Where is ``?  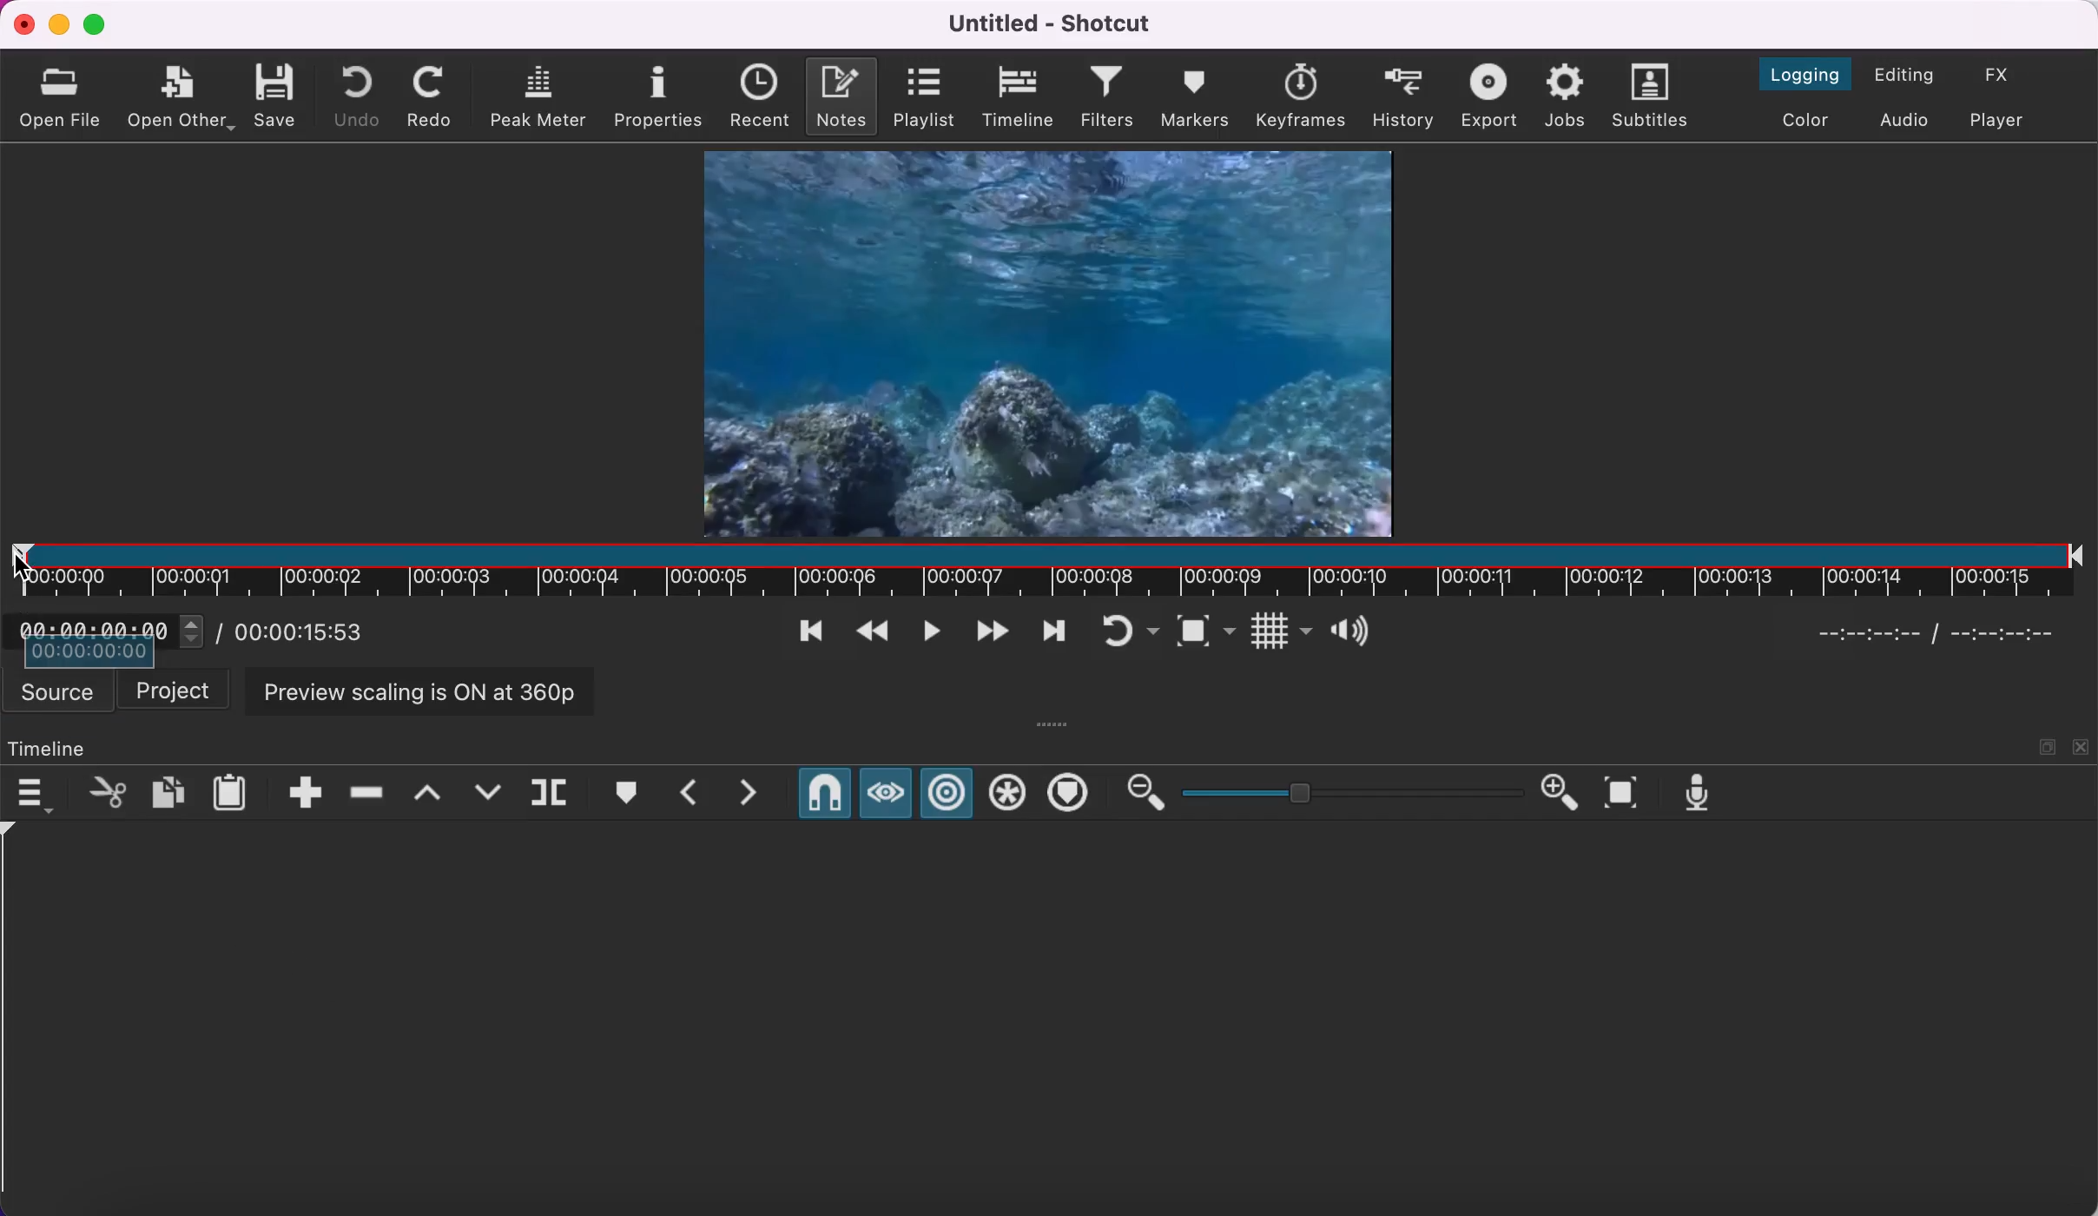  is located at coordinates (1121, 631).